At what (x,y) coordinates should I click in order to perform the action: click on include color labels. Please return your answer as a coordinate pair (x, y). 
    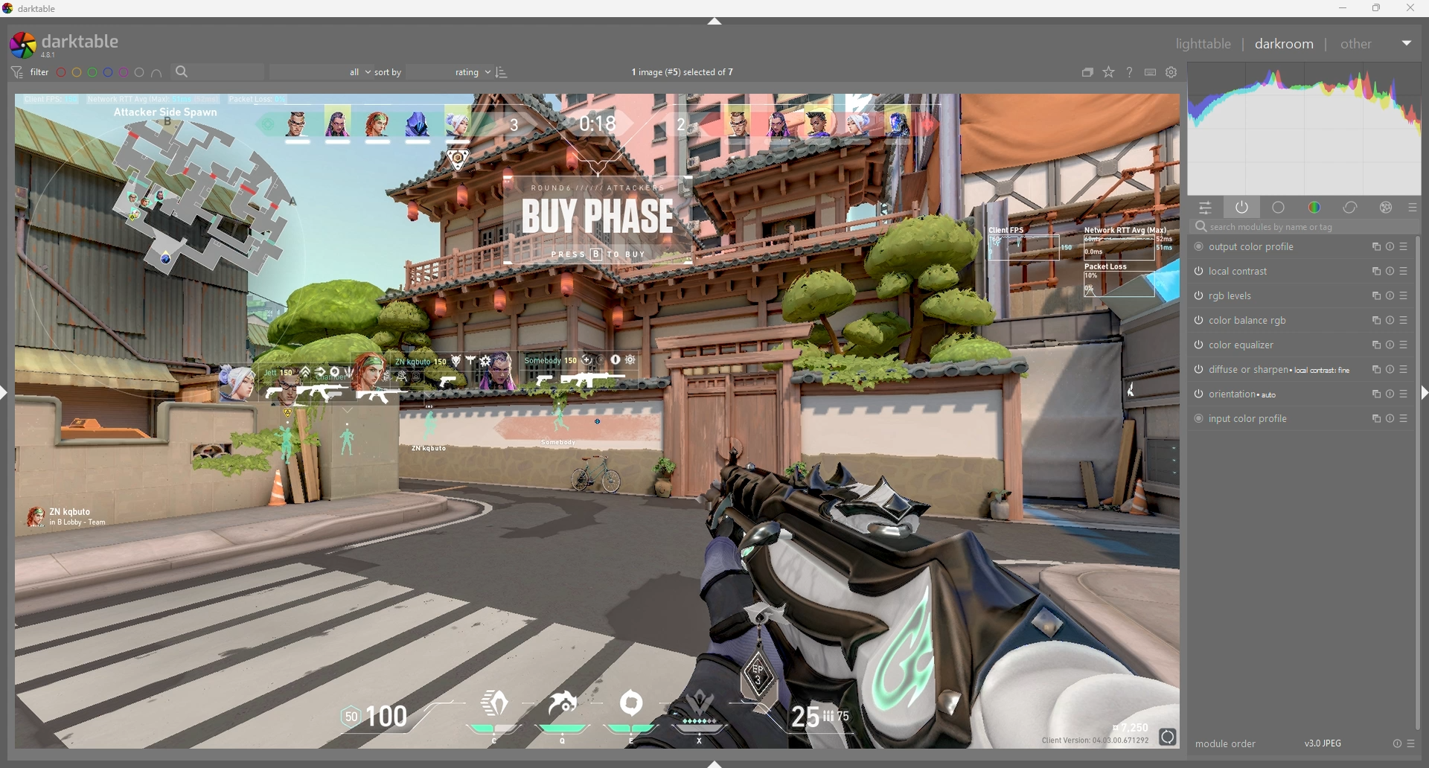
    Looking at the image, I should click on (156, 72).